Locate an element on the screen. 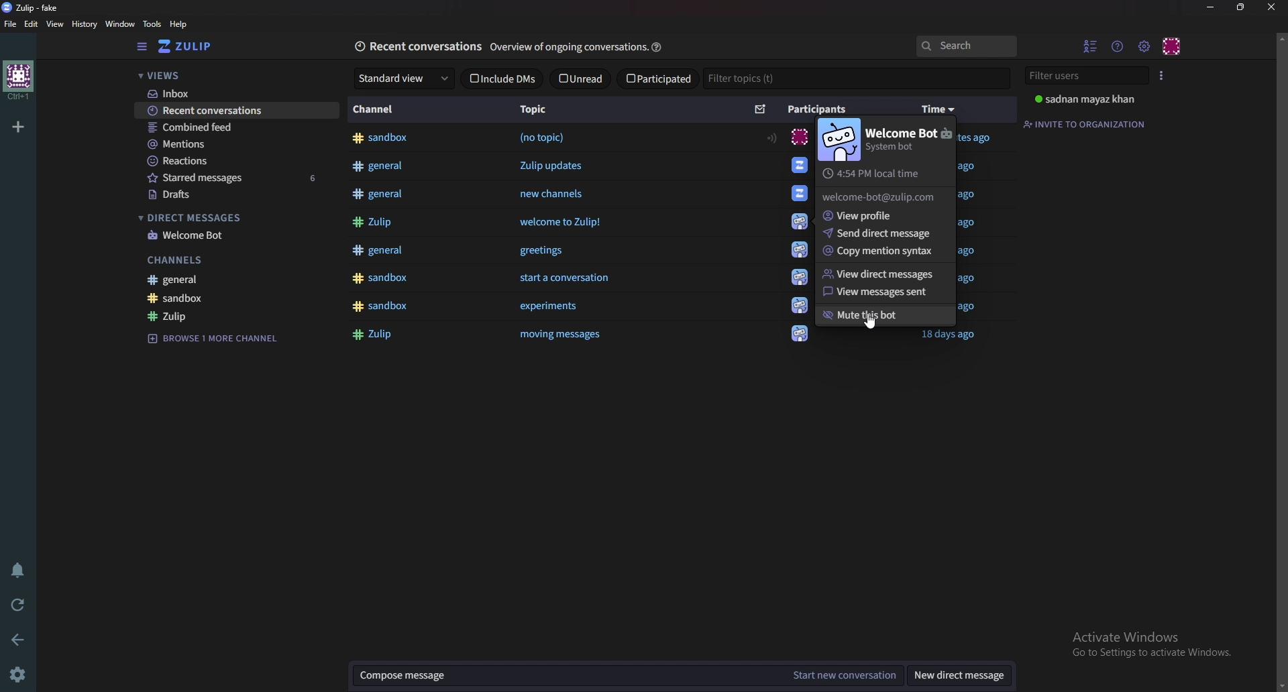 The image size is (1288, 692). Edit is located at coordinates (32, 23).